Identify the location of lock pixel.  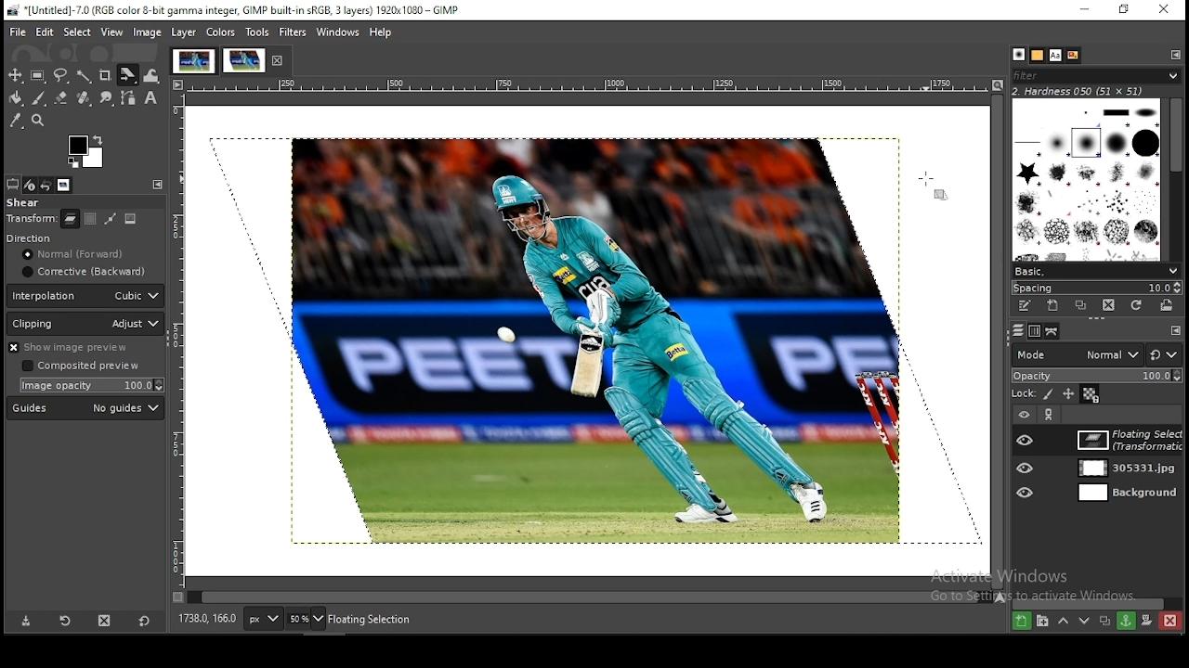
(1049, 396).